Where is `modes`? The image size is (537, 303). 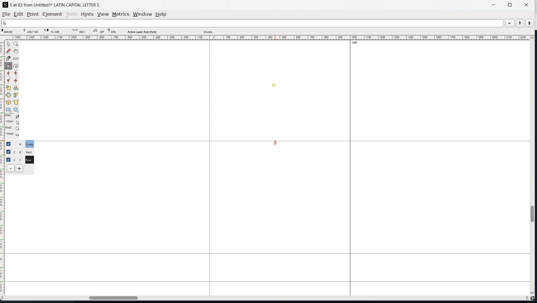 modes is located at coordinates (208, 31).